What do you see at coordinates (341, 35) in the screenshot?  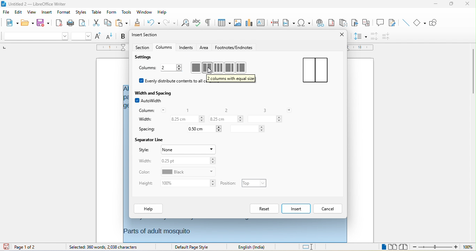 I see `close` at bounding box center [341, 35].